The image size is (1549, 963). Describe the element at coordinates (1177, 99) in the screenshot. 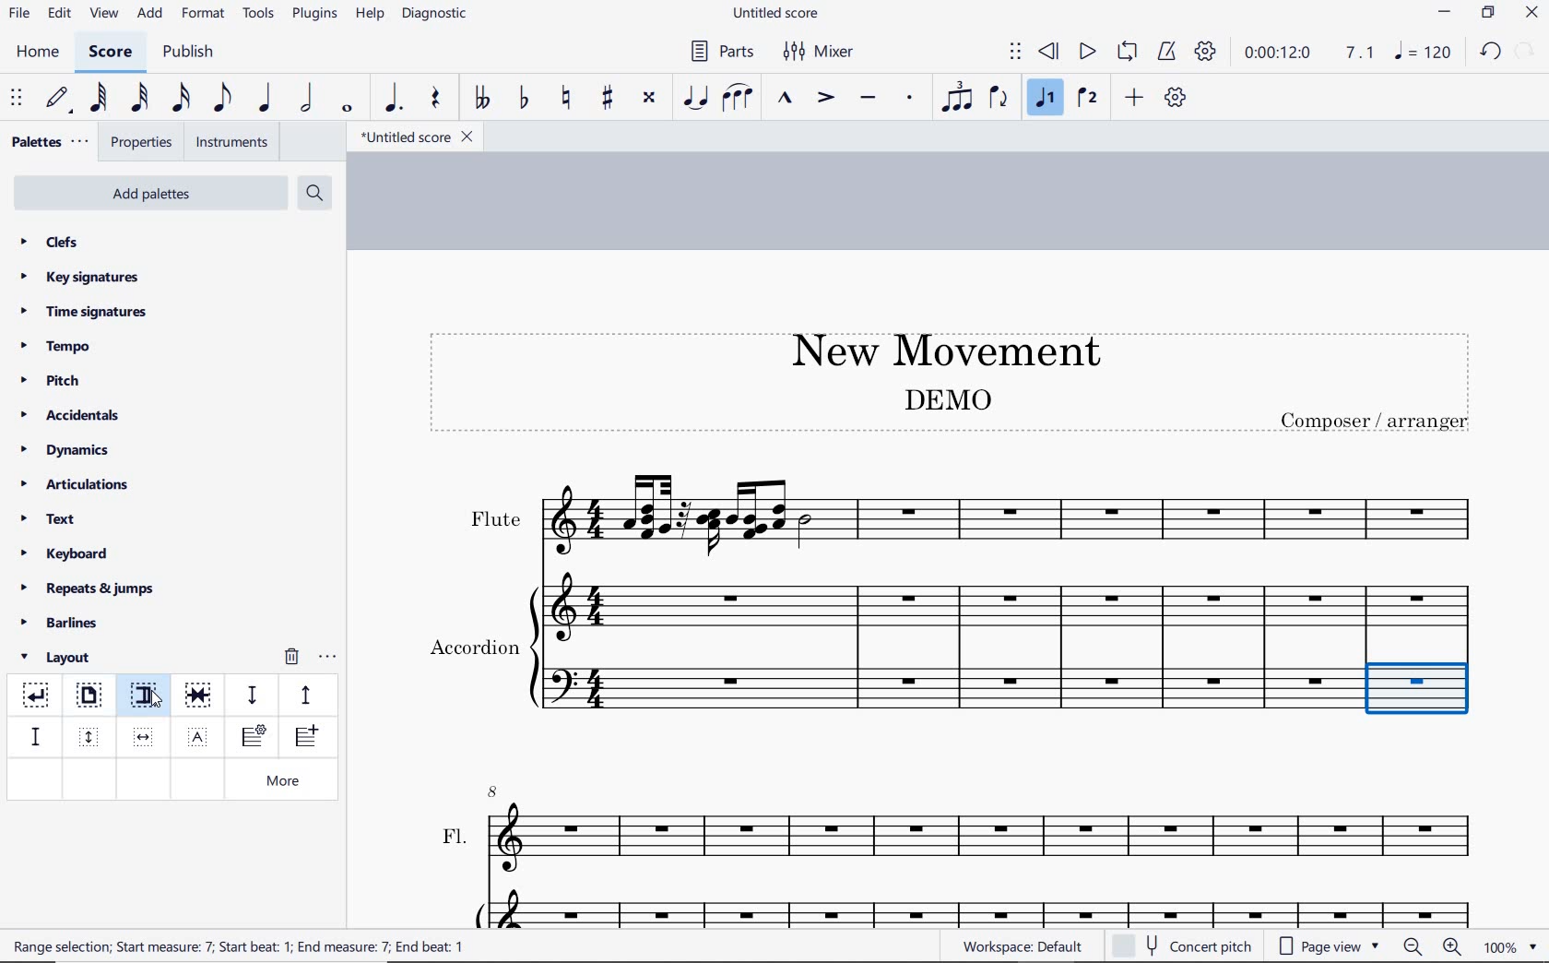

I see `customize toolbar` at that location.